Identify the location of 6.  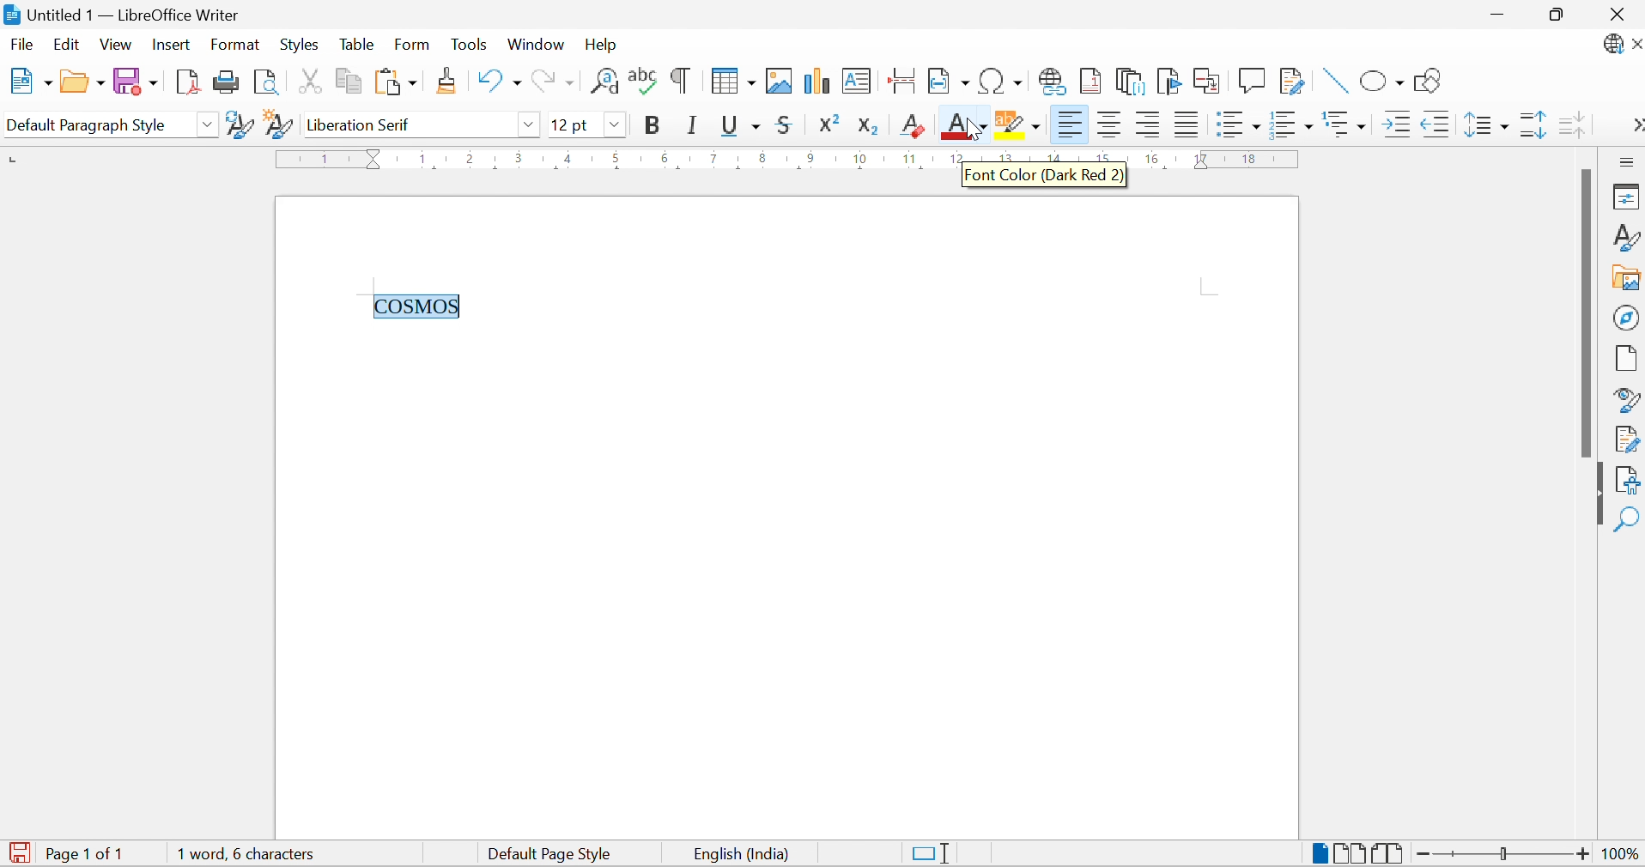
(663, 157).